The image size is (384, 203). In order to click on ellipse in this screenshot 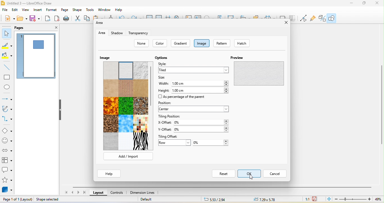, I will do `click(7, 87)`.